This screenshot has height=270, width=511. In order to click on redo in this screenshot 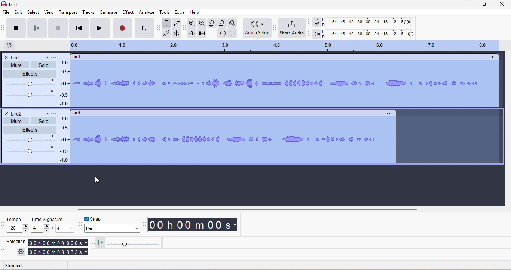, I will do `click(233, 34)`.